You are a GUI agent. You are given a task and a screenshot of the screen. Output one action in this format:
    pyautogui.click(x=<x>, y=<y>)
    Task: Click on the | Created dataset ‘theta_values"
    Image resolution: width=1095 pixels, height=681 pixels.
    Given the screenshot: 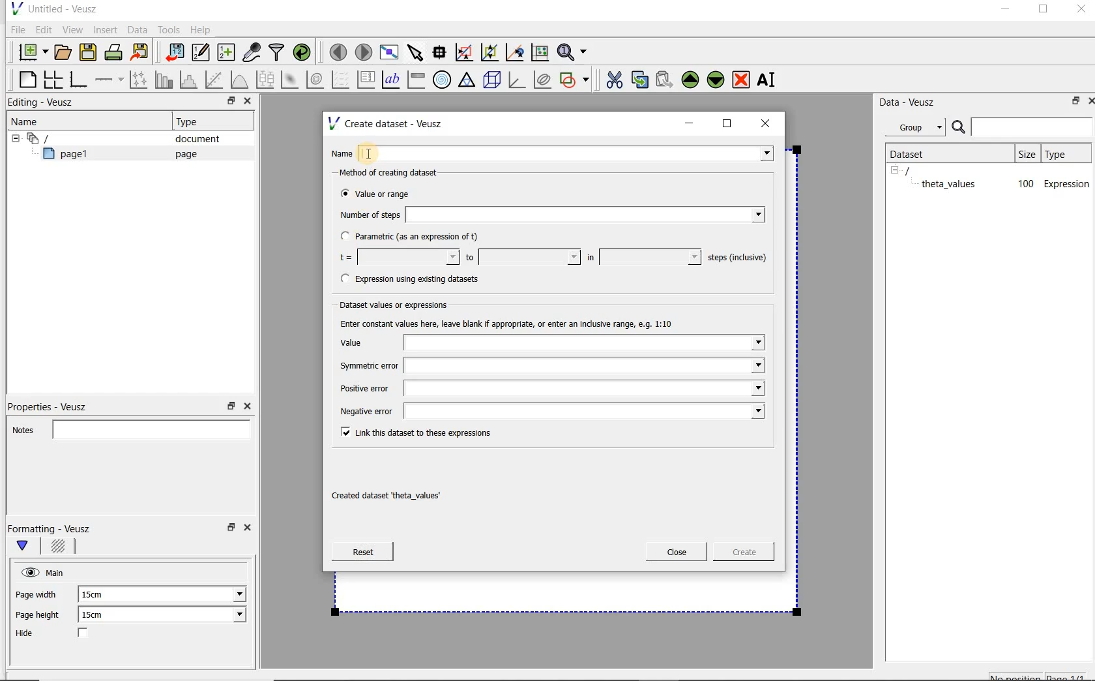 What is the action you would take?
    pyautogui.click(x=400, y=496)
    